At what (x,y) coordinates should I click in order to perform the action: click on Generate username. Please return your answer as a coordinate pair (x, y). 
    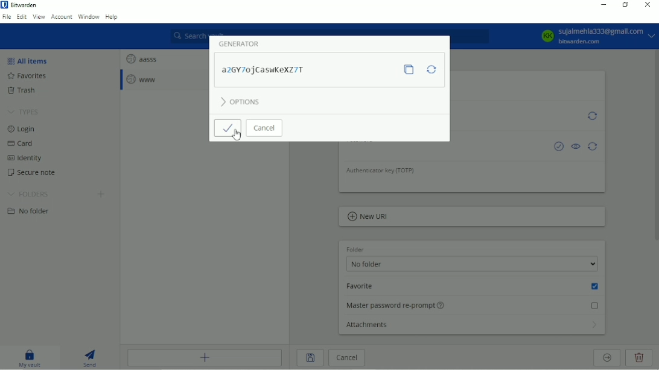
    Looking at the image, I should click on (593, 115).